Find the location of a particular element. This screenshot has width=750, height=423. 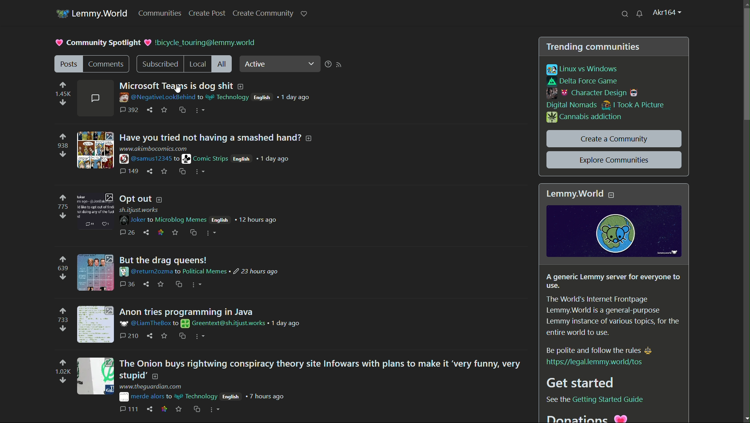

more is located at coordinates (202, 111).